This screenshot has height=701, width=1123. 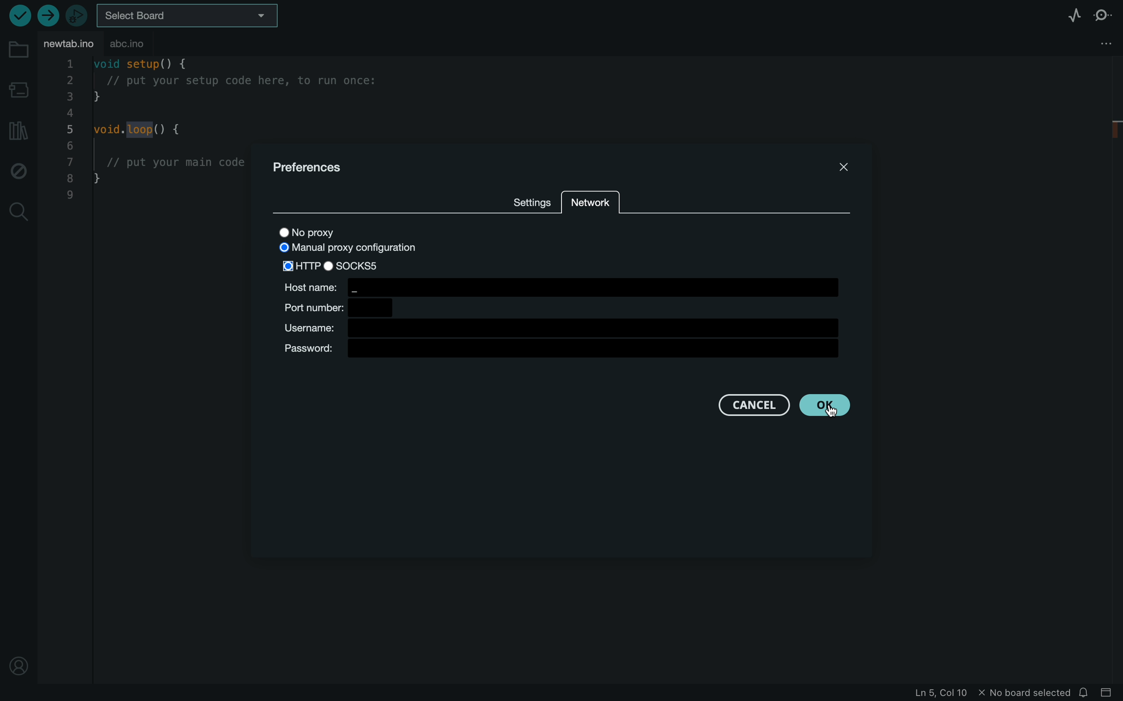 What do you see at coordinates (1086, 693) in the screenshot?
I see `notification` at bounding box center [1086, 693].